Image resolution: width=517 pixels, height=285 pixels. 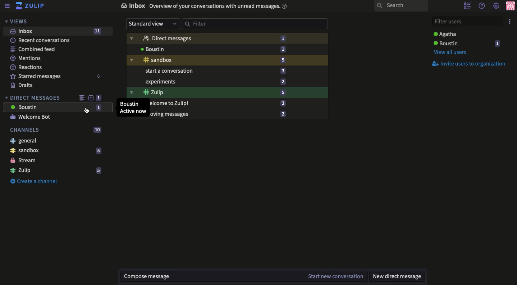 What do you see at coordinates (34, 50) in the screenshot?
I see `Combined feed` at bounding box center [34, 50].